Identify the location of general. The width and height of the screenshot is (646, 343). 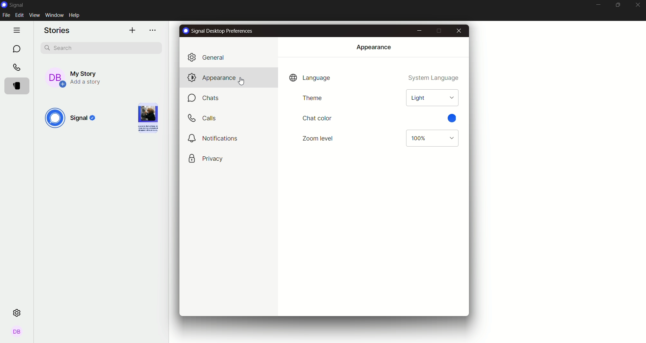
(210, 57).